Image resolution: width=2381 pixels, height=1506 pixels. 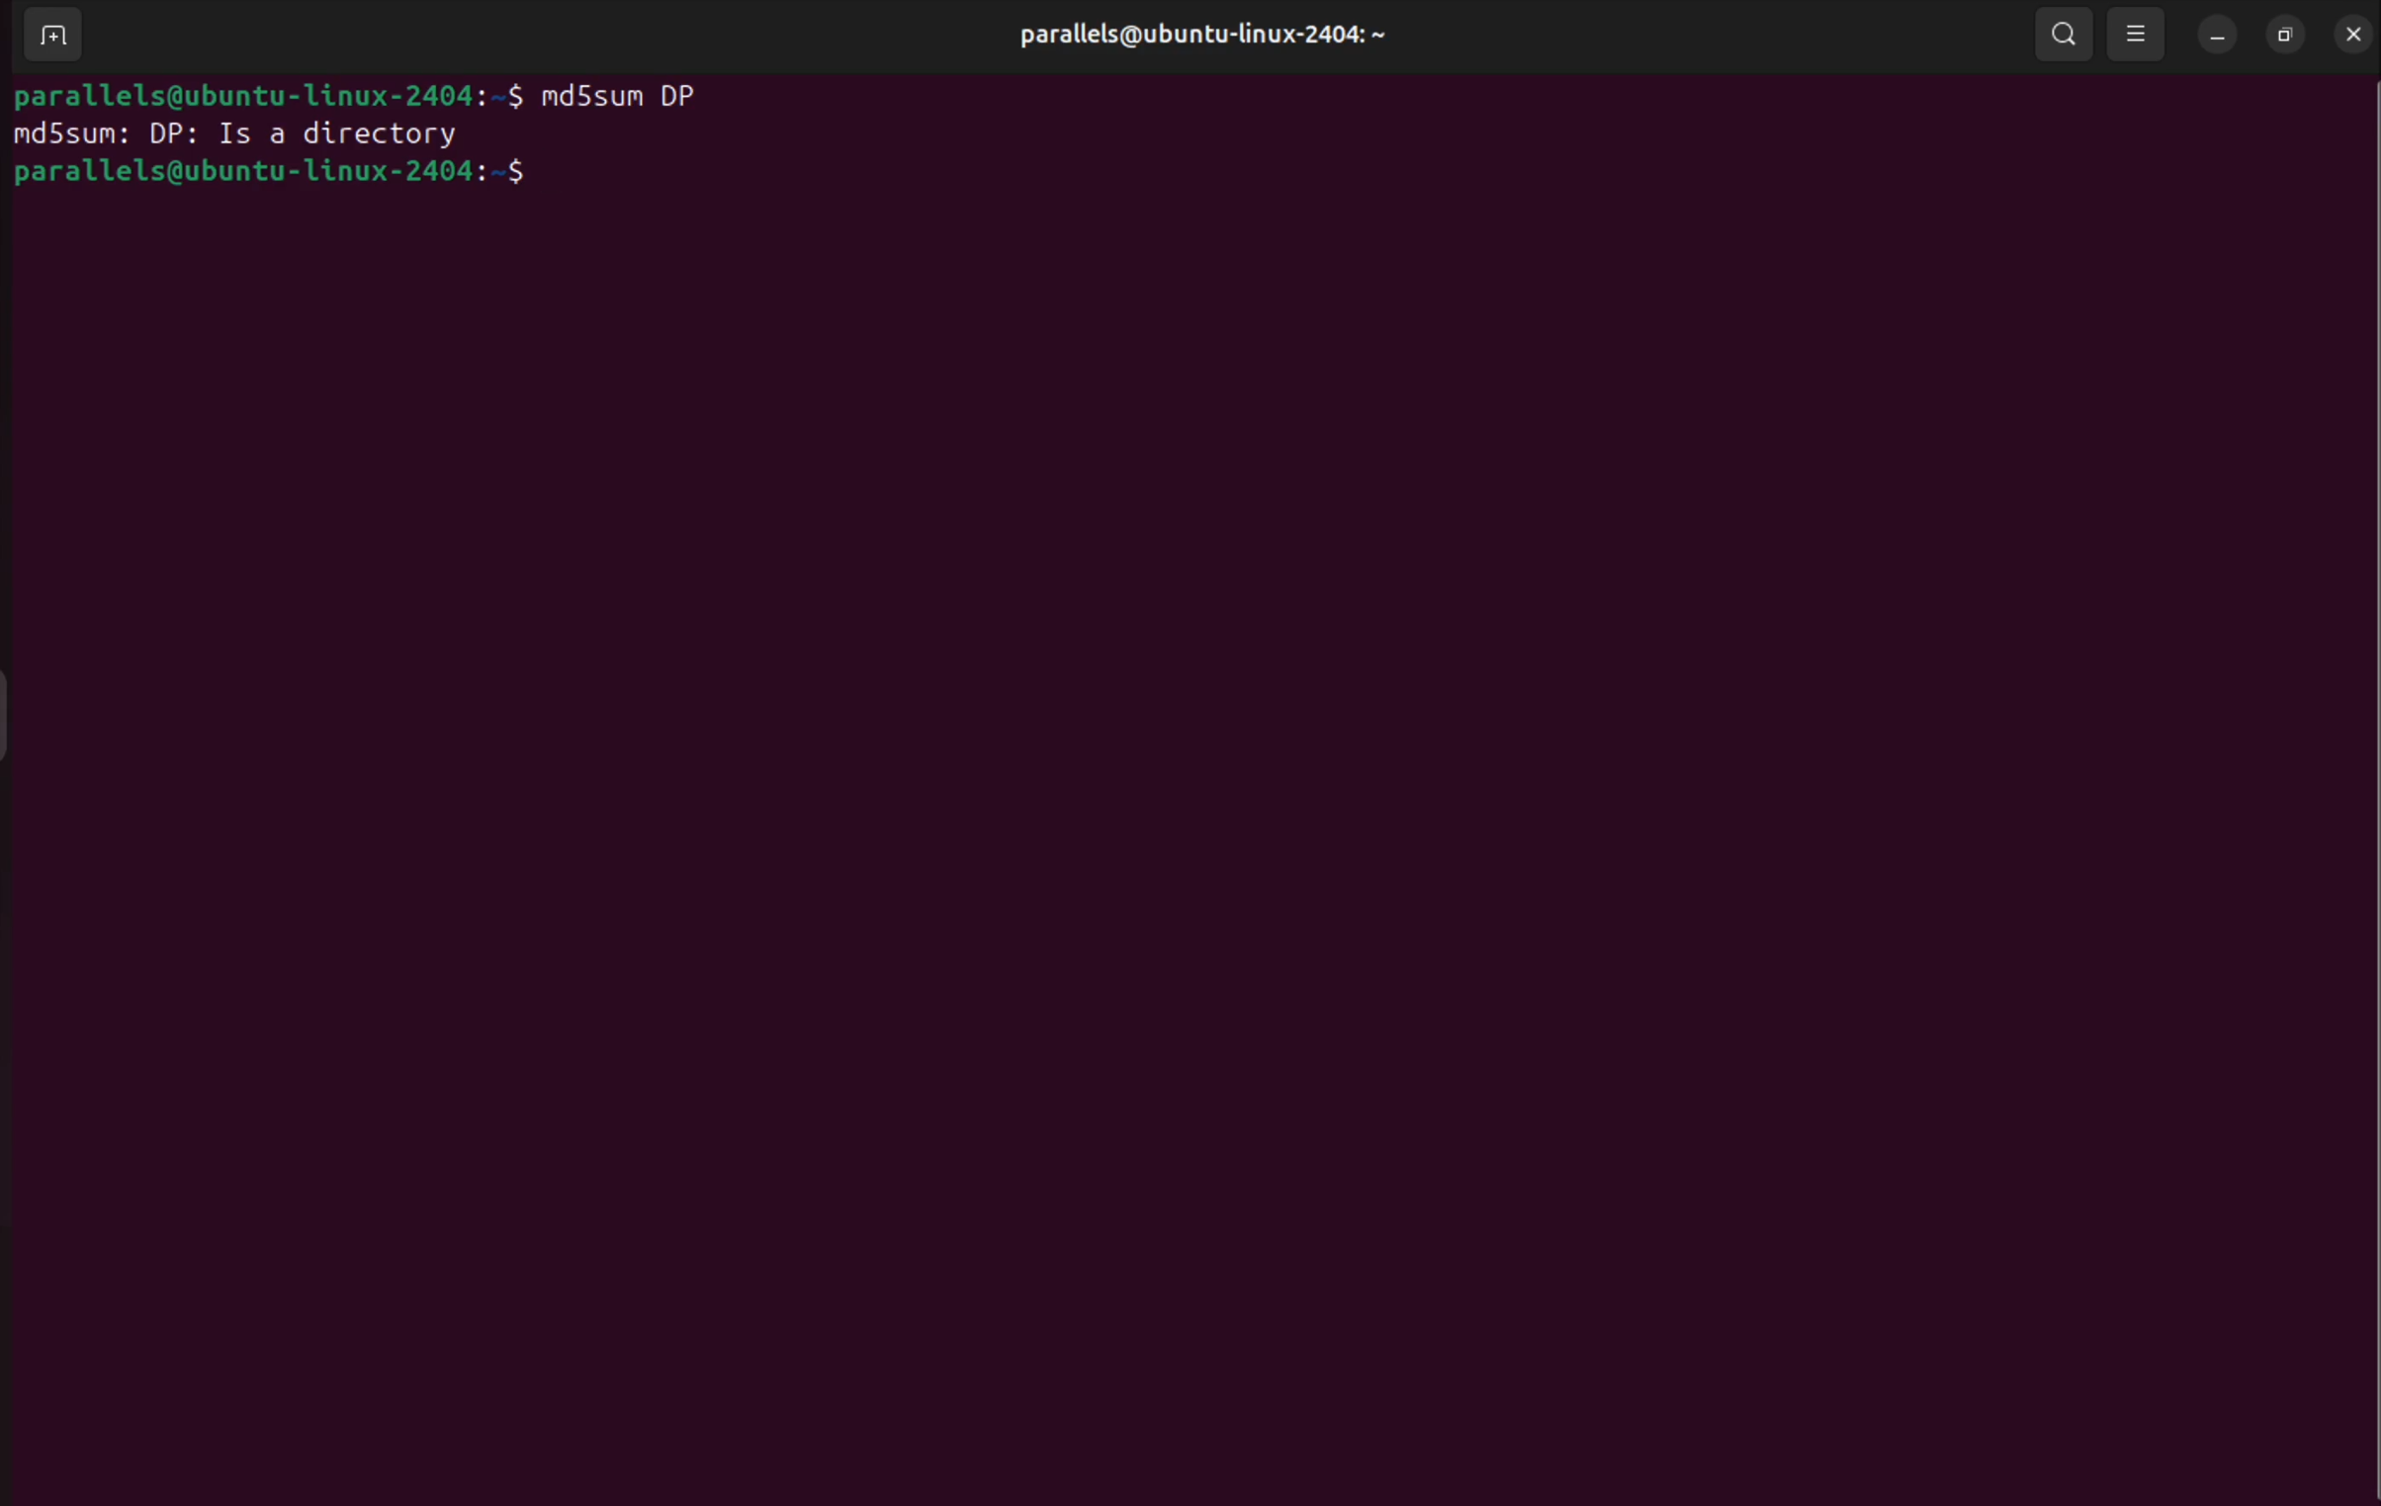 I want to click on minimize, so click(x=2218, y=36).